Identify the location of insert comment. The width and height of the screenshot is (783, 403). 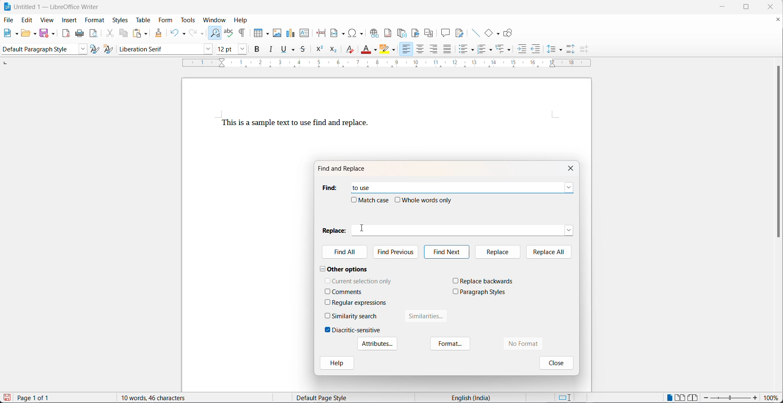
(445, 33).